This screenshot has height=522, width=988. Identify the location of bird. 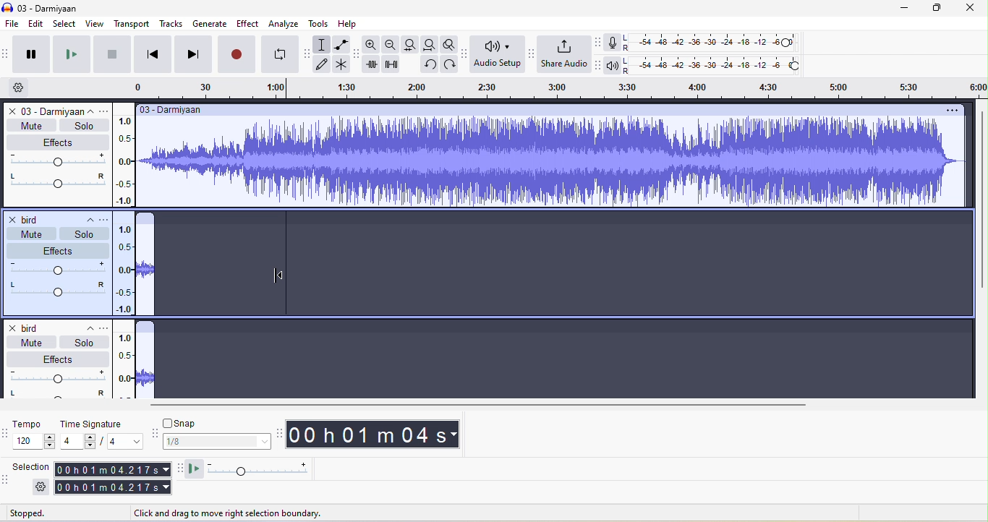
(31, 326).